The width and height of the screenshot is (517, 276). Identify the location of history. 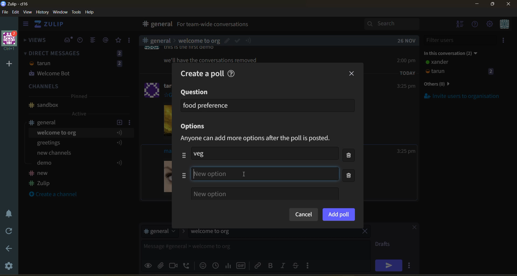
(42, 13).